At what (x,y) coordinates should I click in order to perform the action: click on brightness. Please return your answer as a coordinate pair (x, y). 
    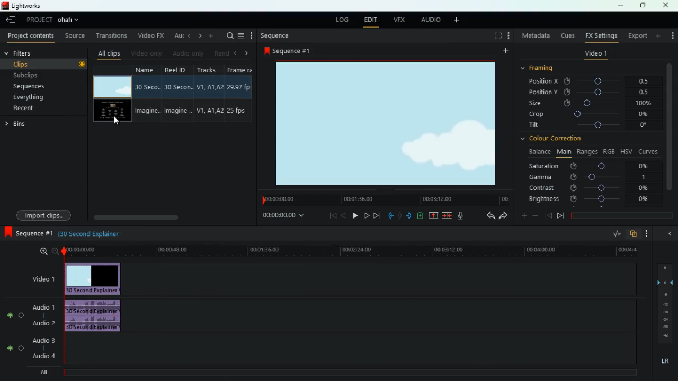
    Looking at the image, I should click on (590, 199).